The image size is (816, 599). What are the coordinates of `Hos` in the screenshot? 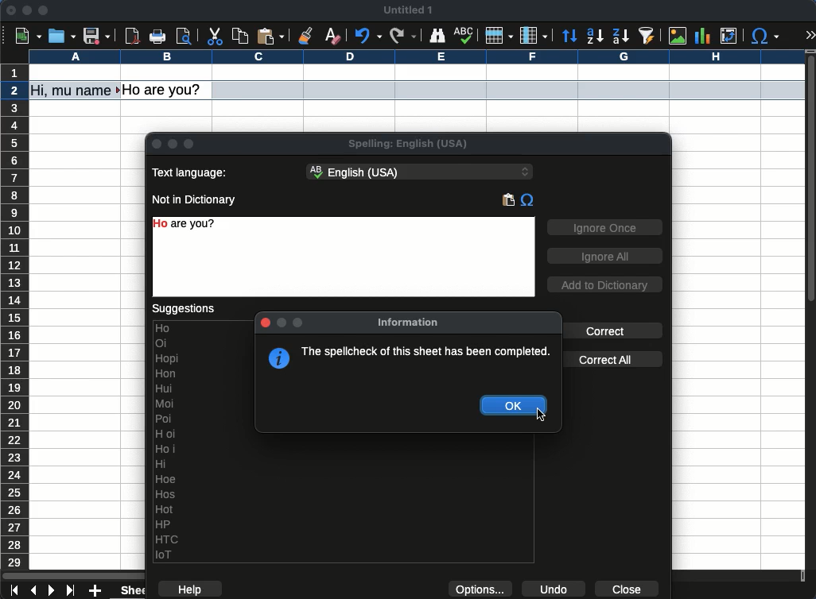 It's located at (165, 495).